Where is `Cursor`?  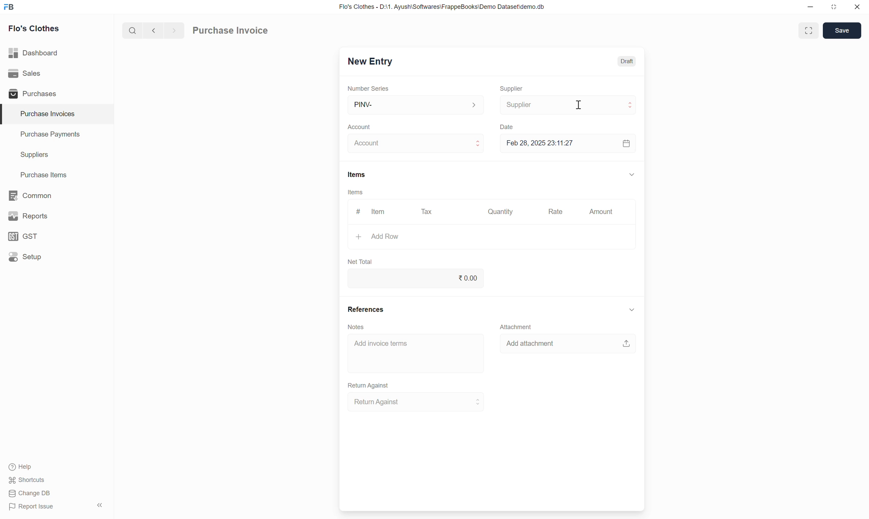 Cursor is located at coordinates (579, 105).